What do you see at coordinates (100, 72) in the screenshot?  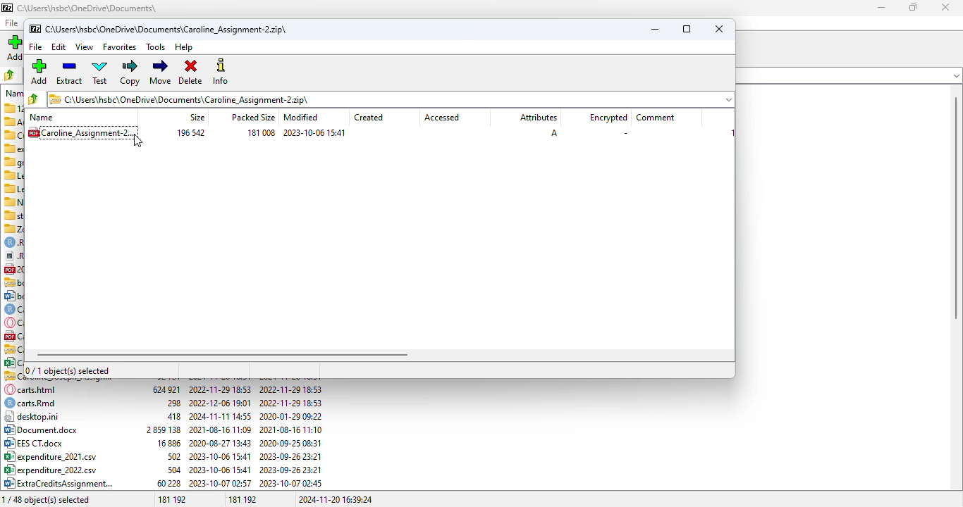 I see `test` at bounding box center [100, 72].